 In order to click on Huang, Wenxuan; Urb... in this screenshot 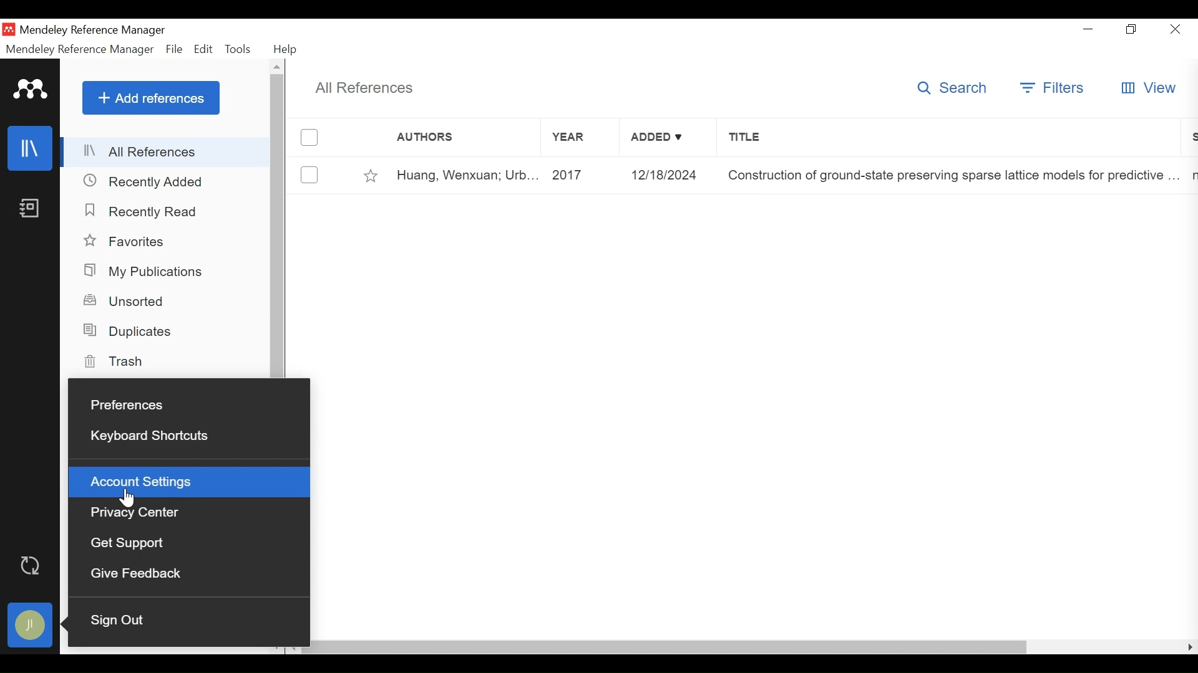, I will do `click(466, 176)`.